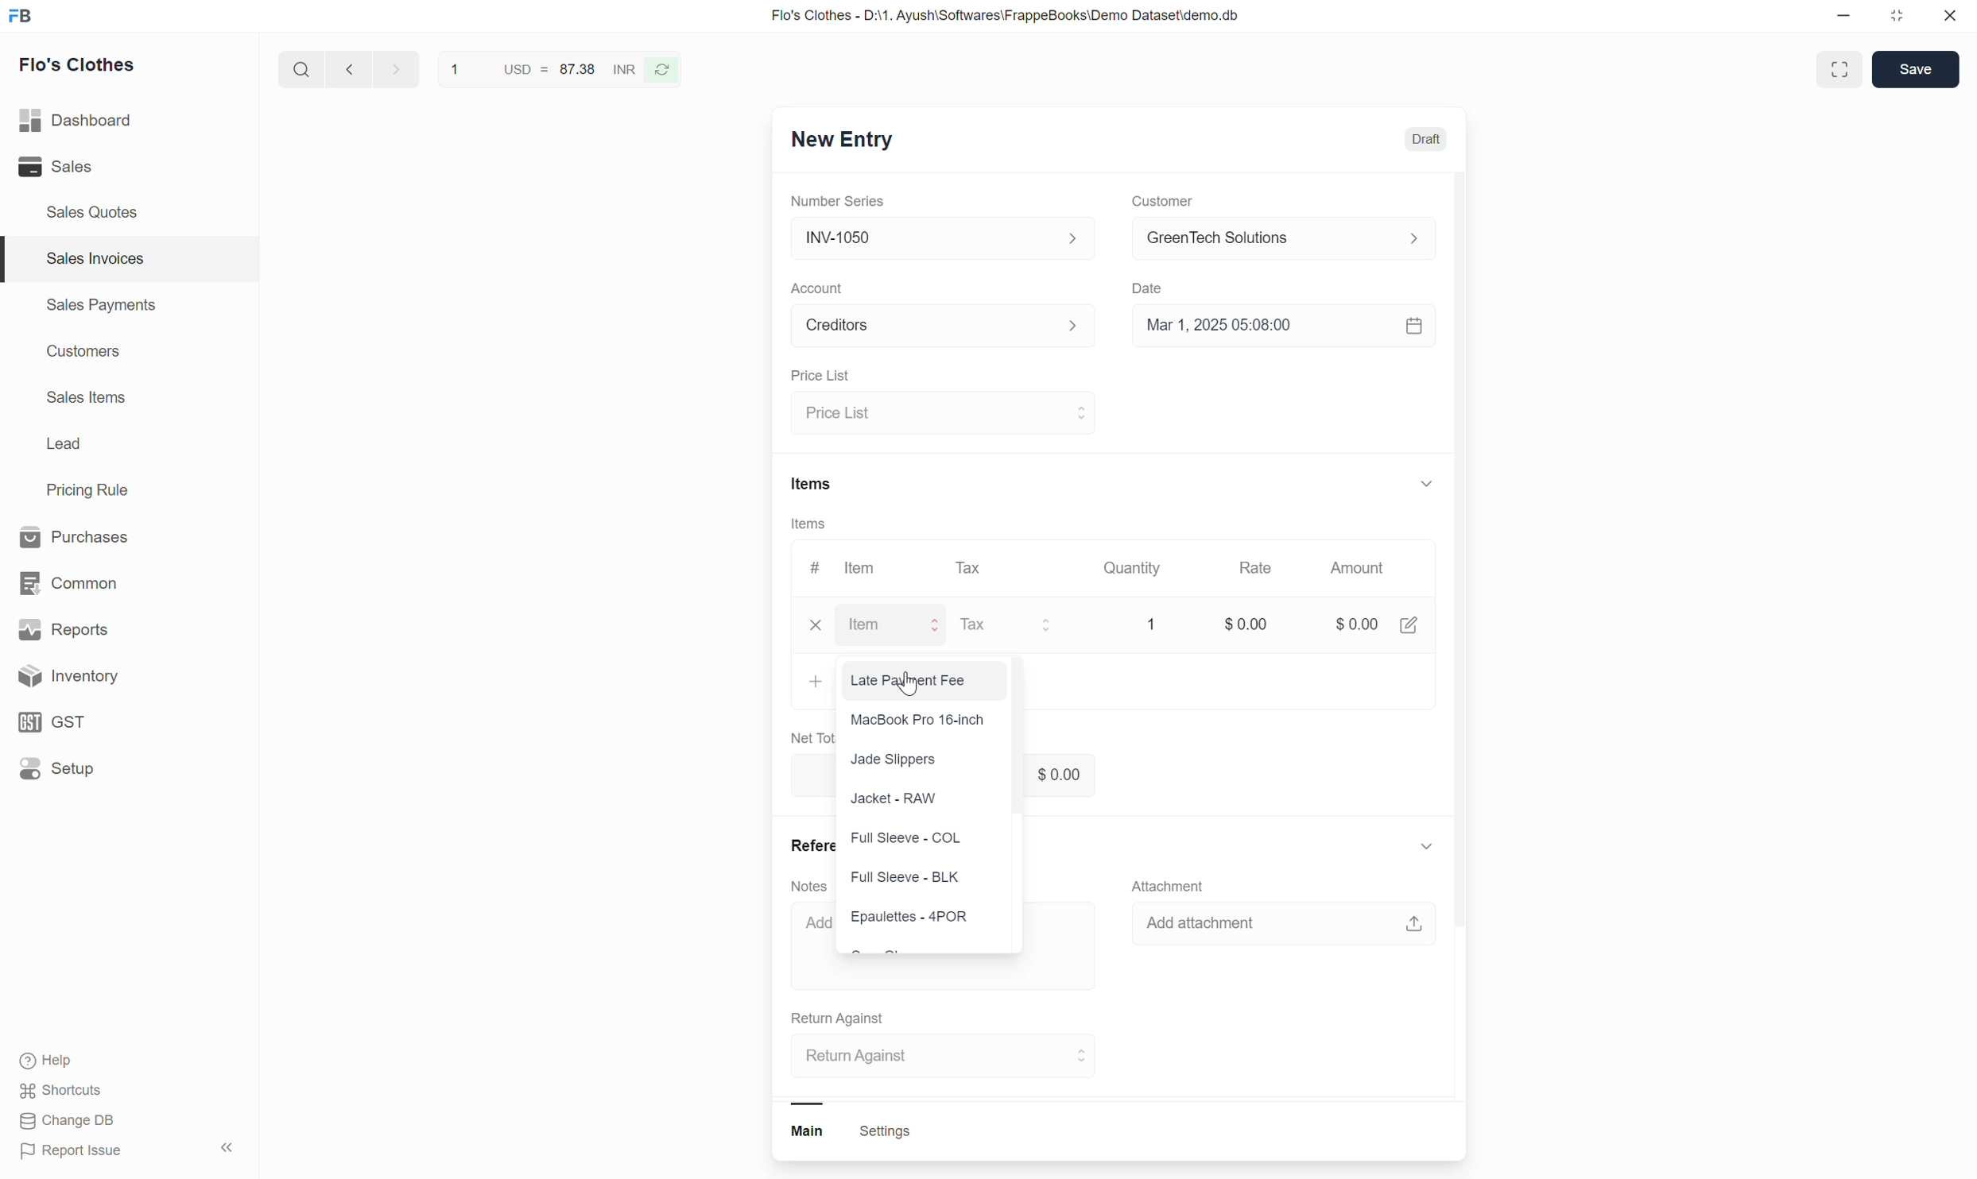 Image resolution: width=1977 pixels, height=1179 pixels. I want to click on main, so click(814, 1134).